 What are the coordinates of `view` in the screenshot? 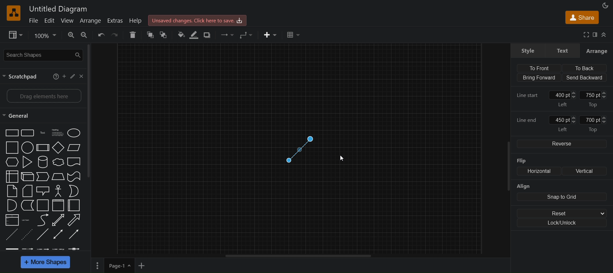 It's located at (15, 35).